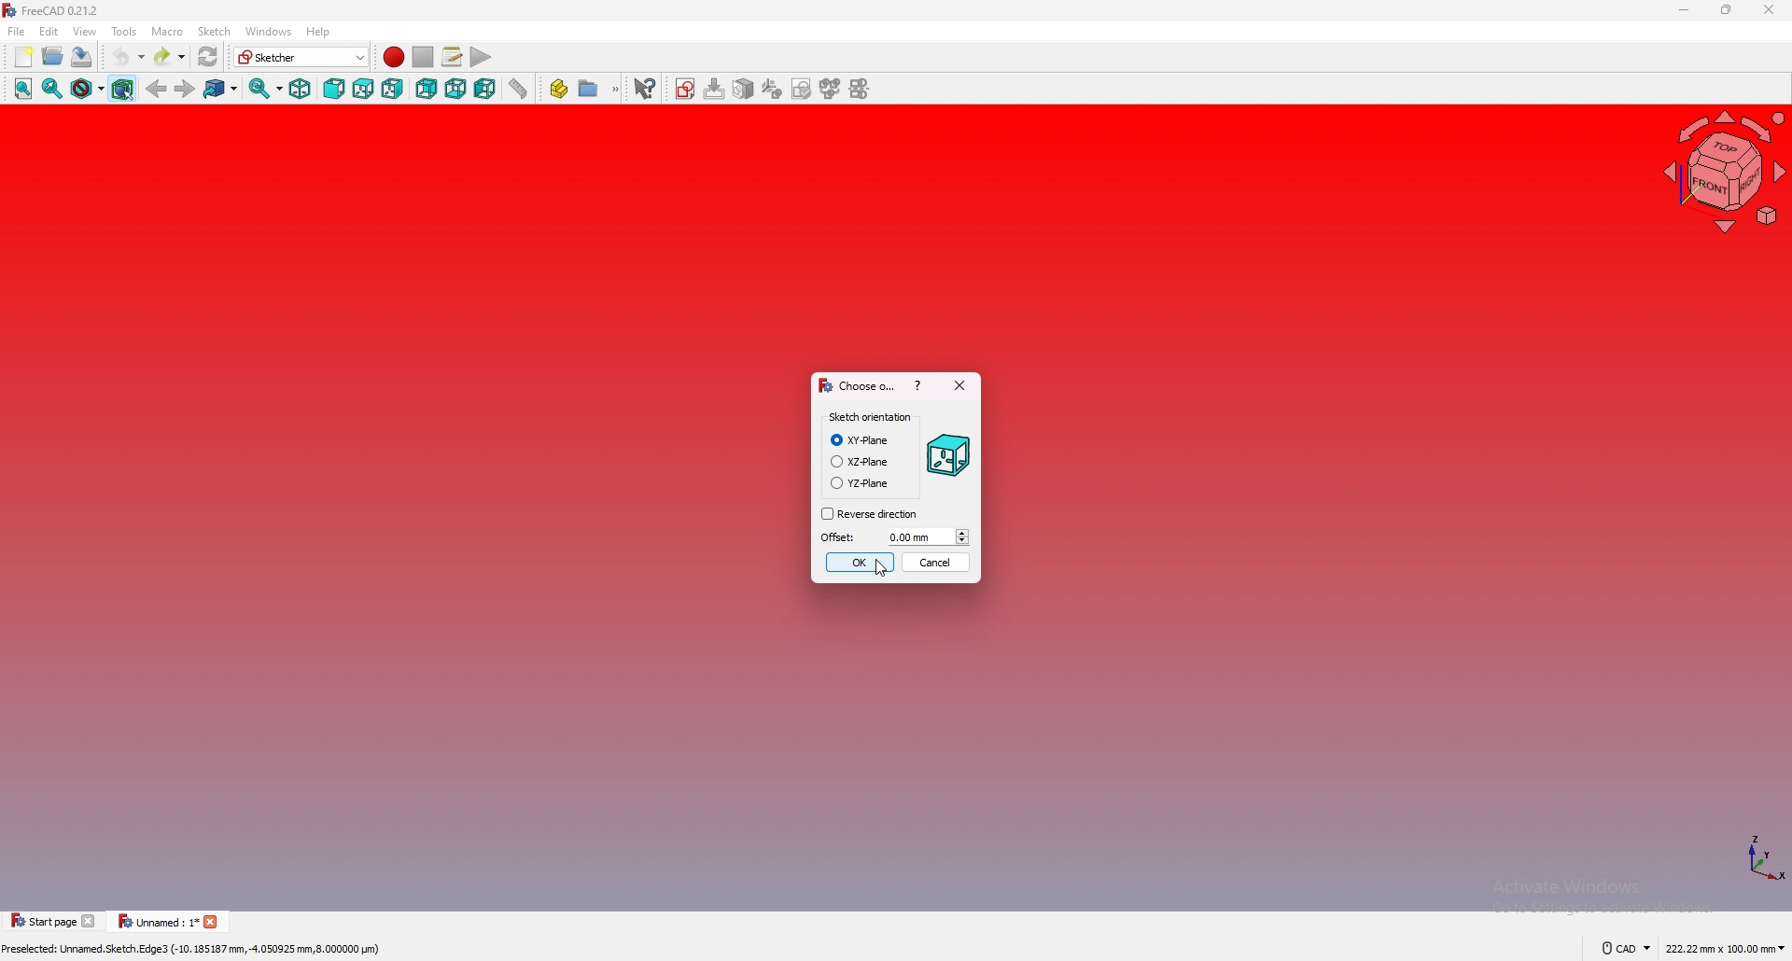 Image resolution: width=1792 pixels, height=961 pixels. I want to click on right, so click(392, 89).